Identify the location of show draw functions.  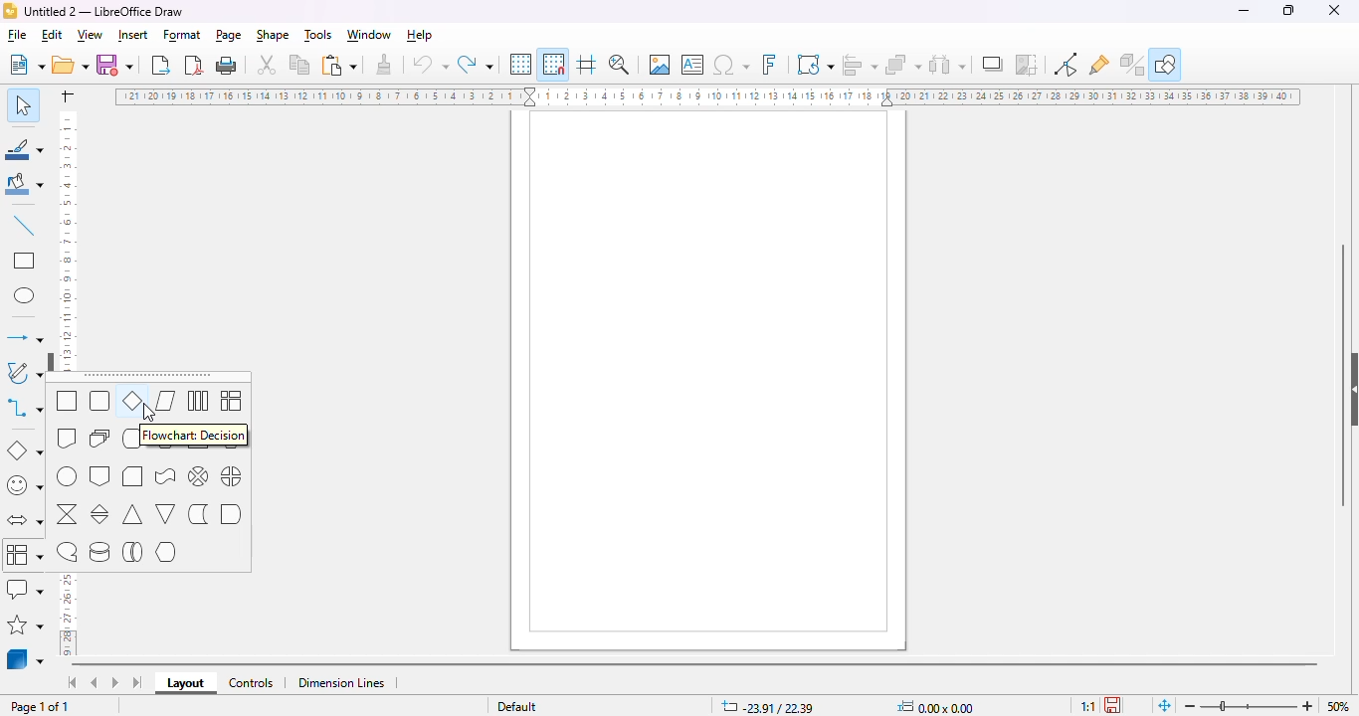
(1165, 64).